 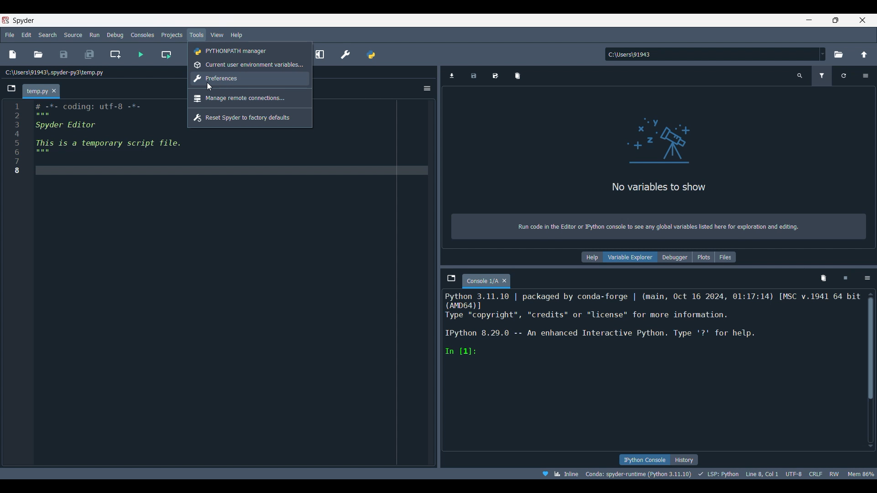 What do you see at coordinates (726, 257) in the screenshot?
I see `Files` at bounding box center [726, 257].